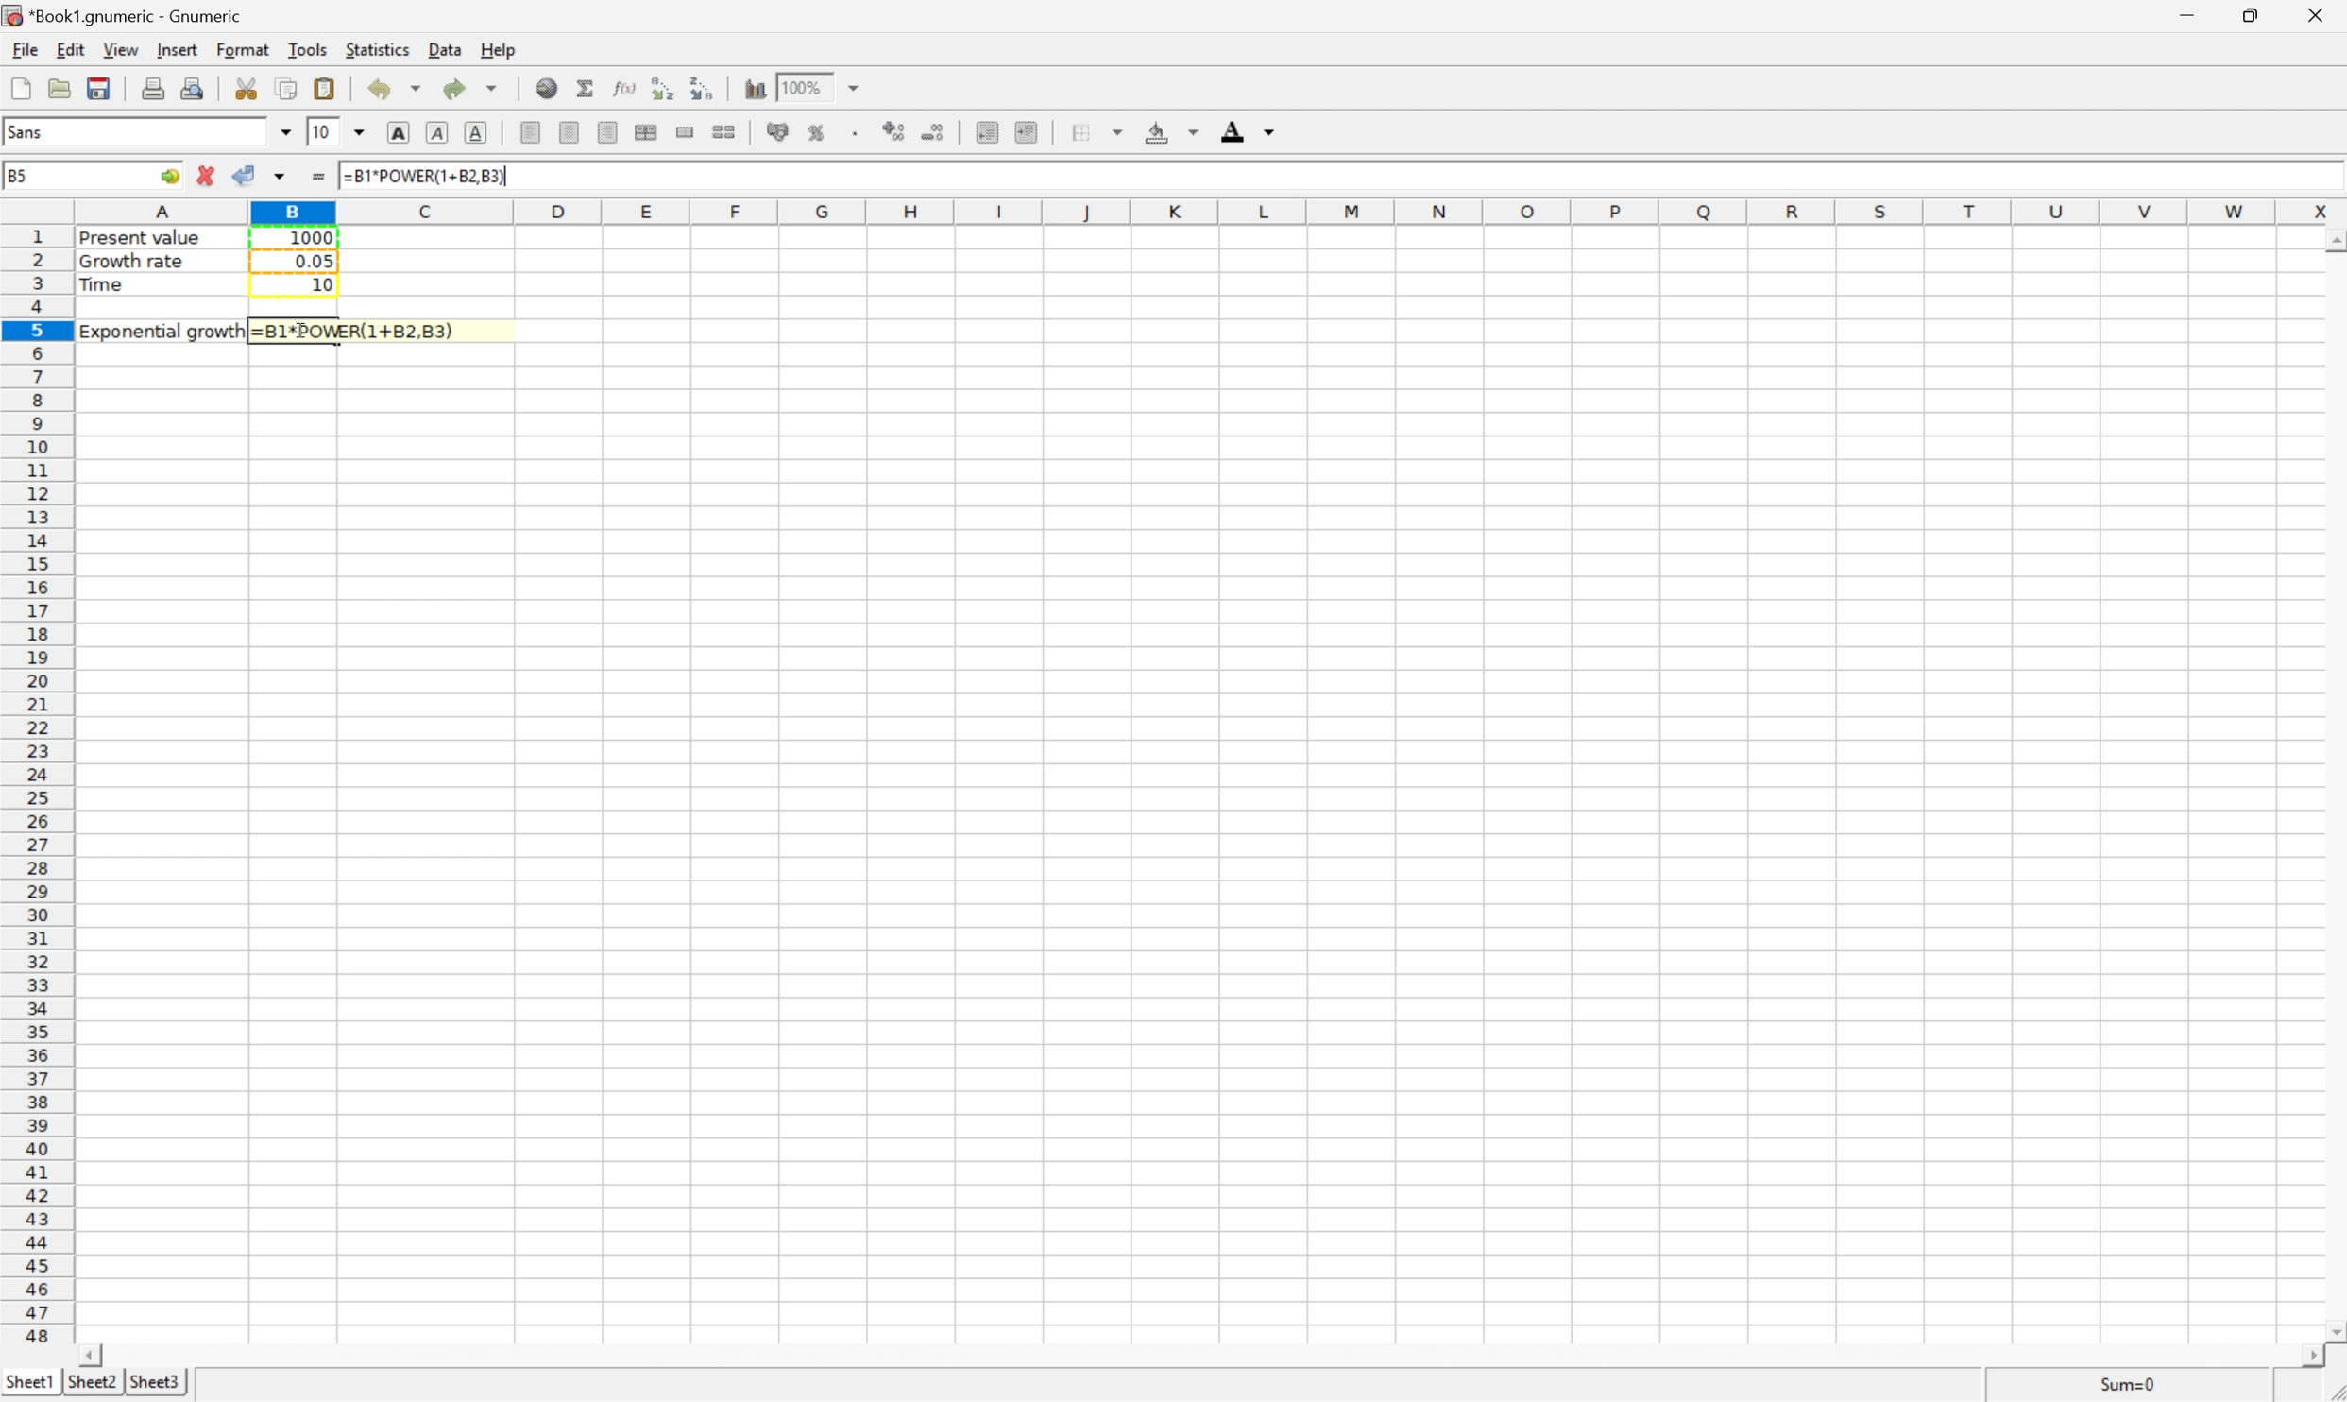  Describe the element at coordinates (2124, 1383) in the screenshot. I see `Sum=0` at that location.